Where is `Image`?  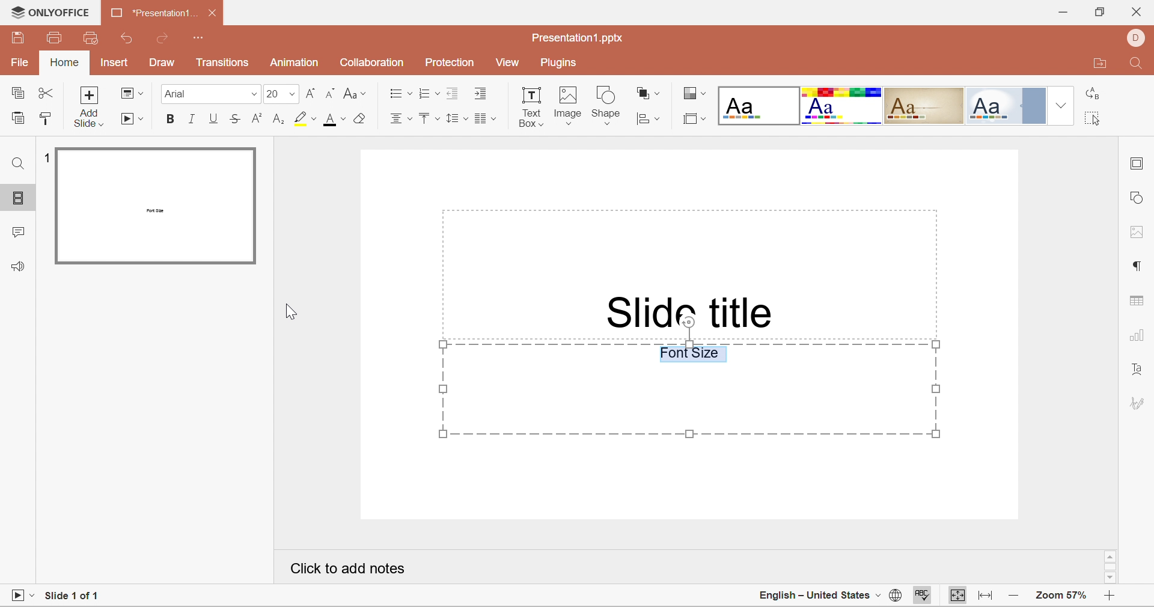 Image is located at coordinates (569, 105).